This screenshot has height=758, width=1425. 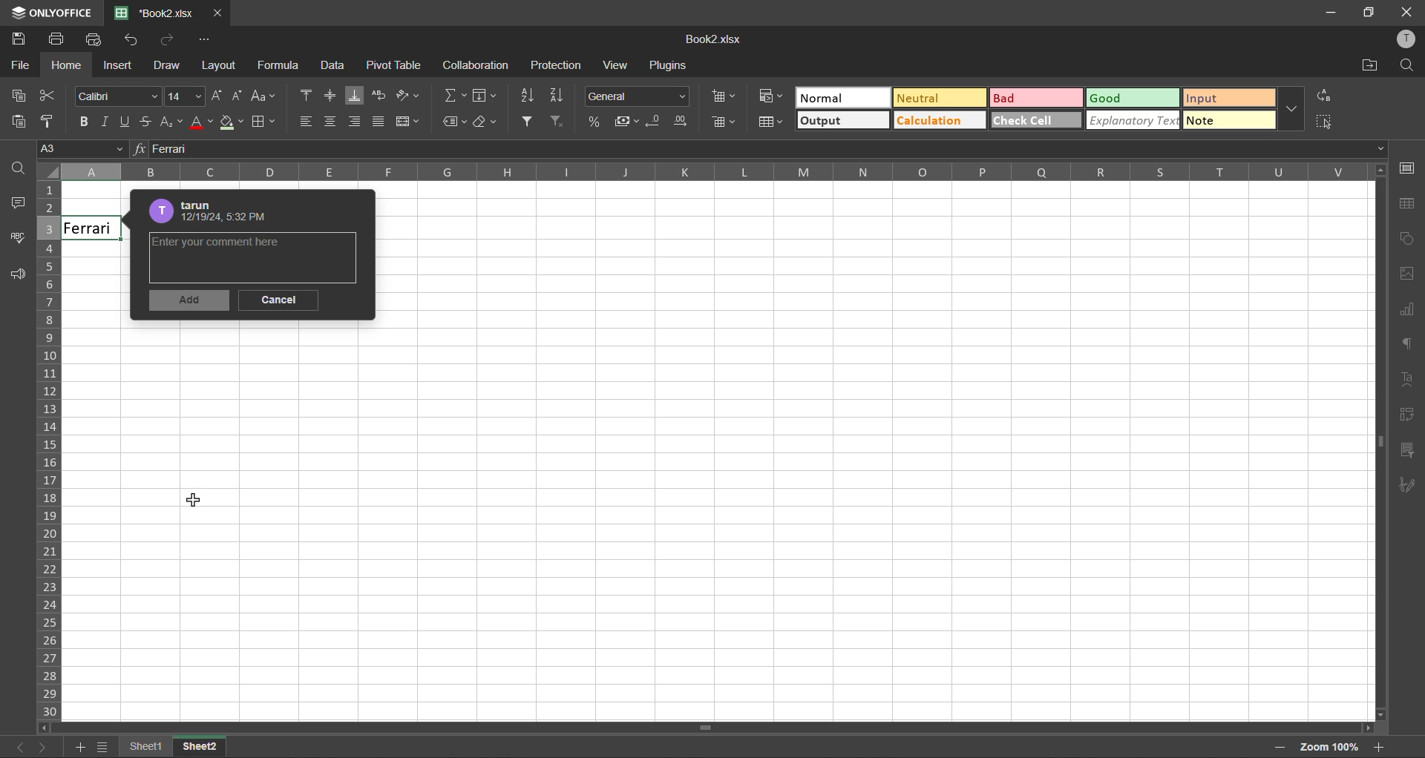 I want to click on increment size, so click(x=217, y=94).